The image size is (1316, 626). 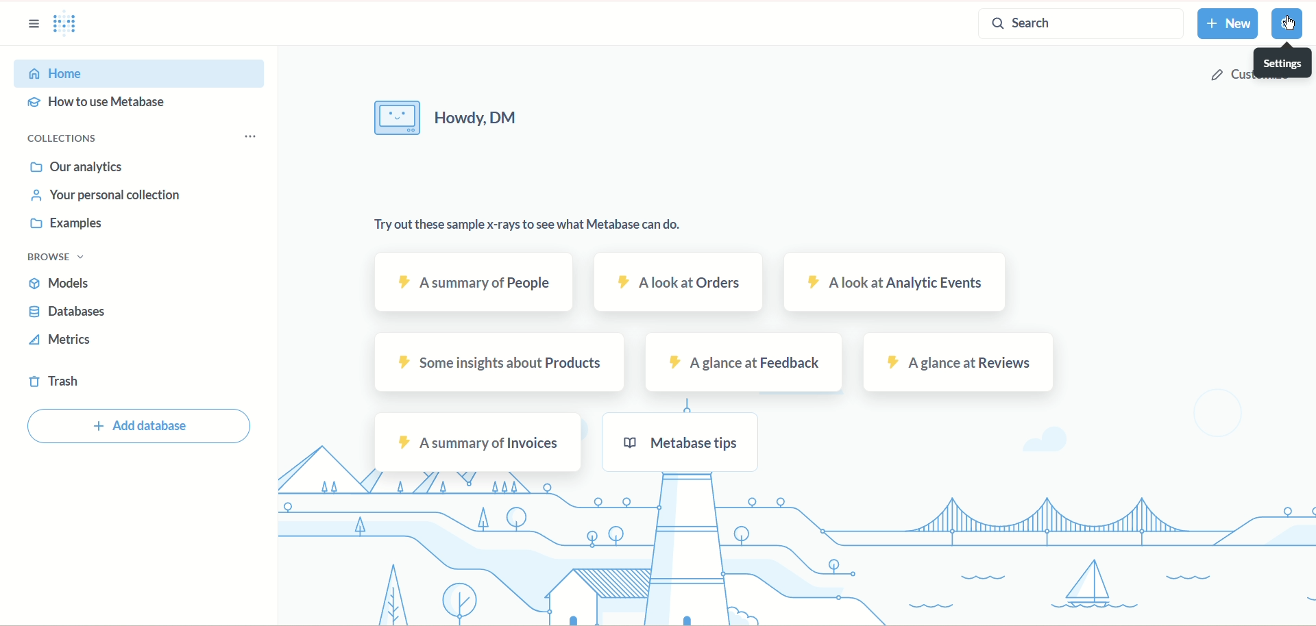 I want to click on new, so click(x=1227, y=24).